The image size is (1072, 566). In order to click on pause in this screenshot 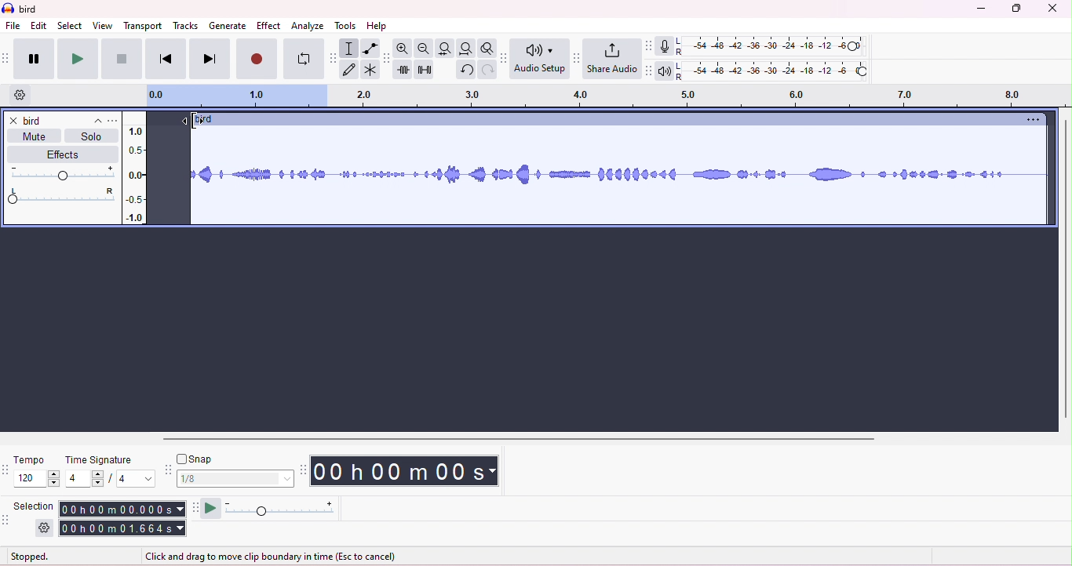, I will do `click(32, 56)`.